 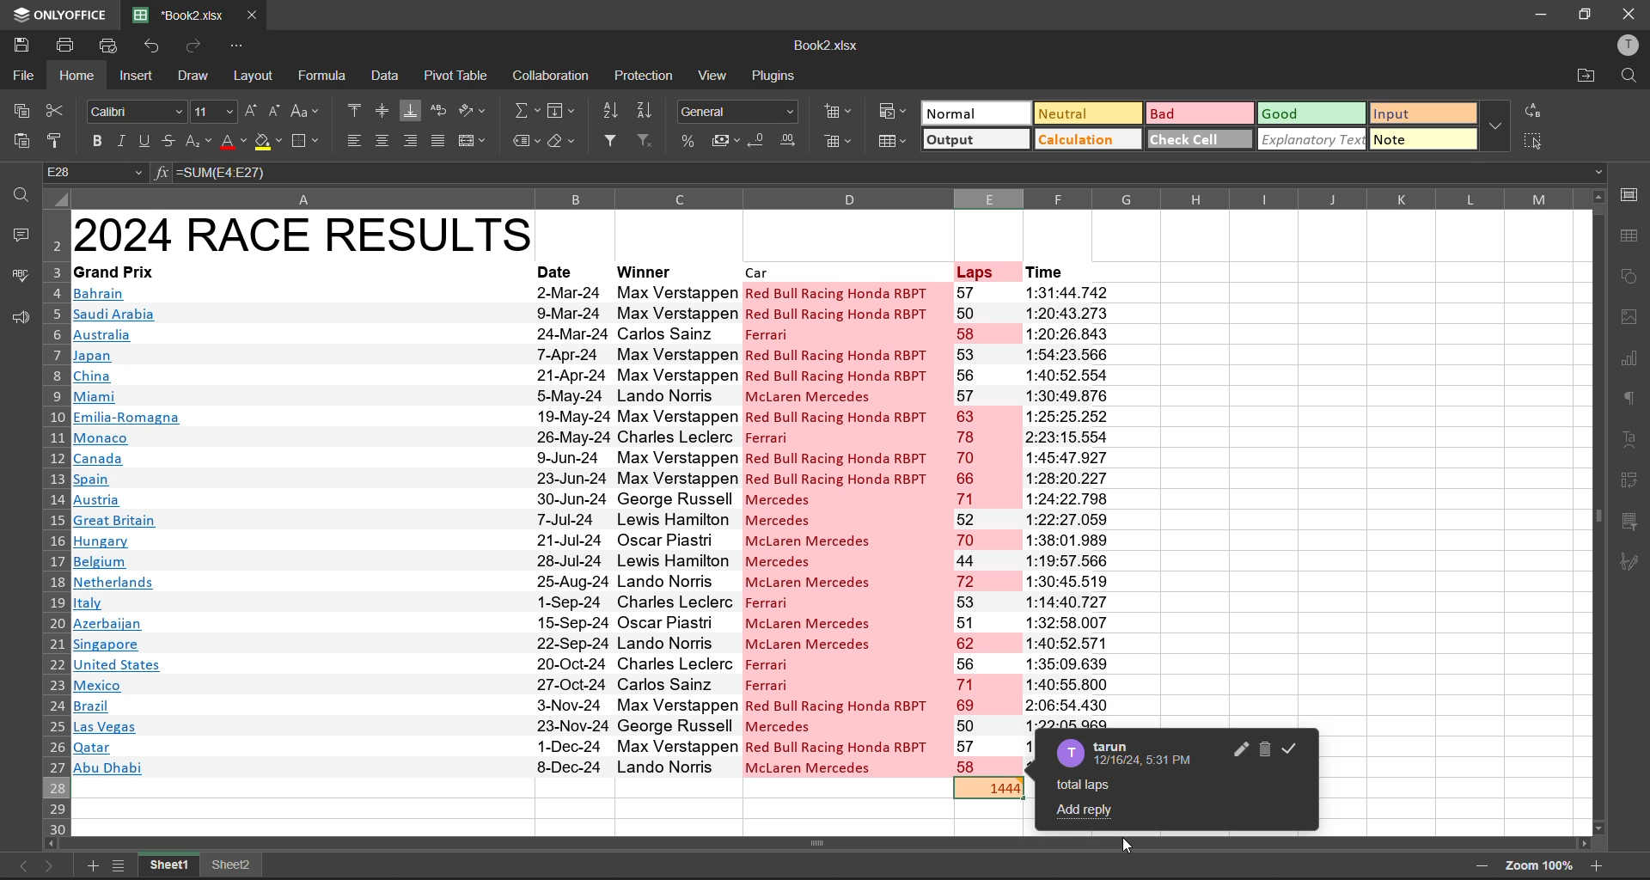 What do you see at coordinates (1629, 481) in the screenshot?
I see `pivot table` at bounding box center [1629, 481].